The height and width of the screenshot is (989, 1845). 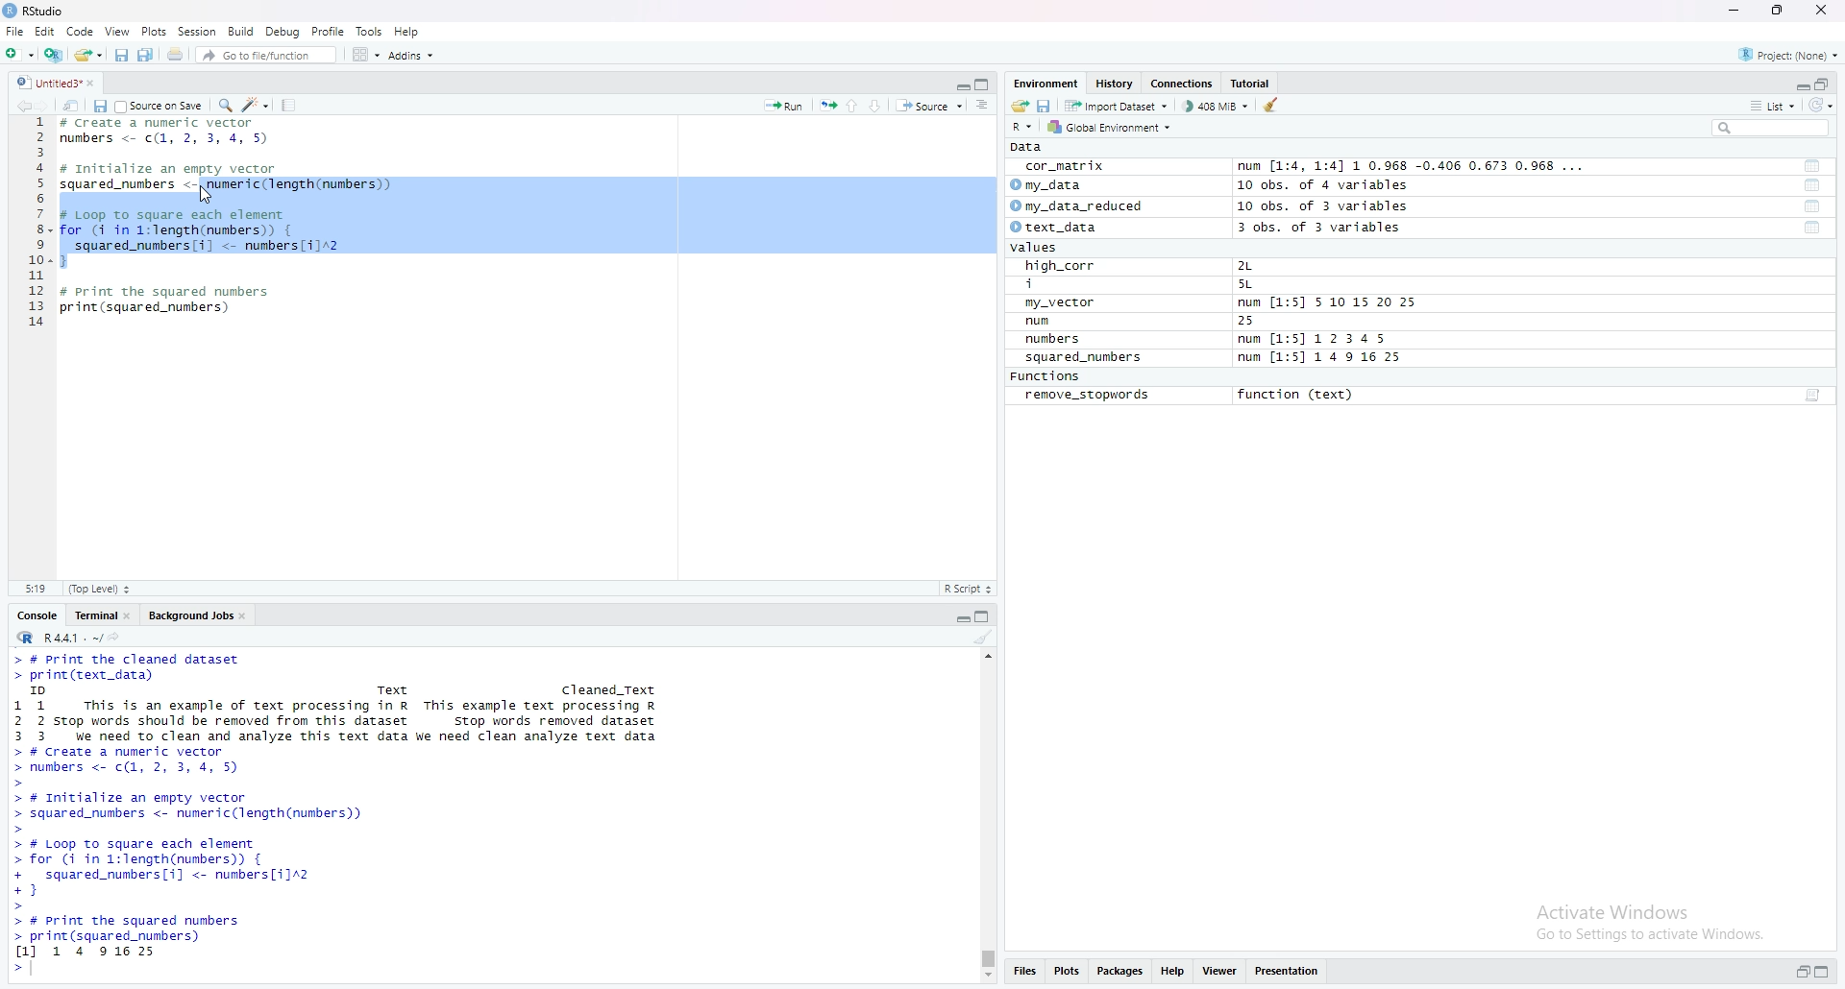 I want to click on num [1:5] S 10 15 20 25, so click(x=1327, y=303).